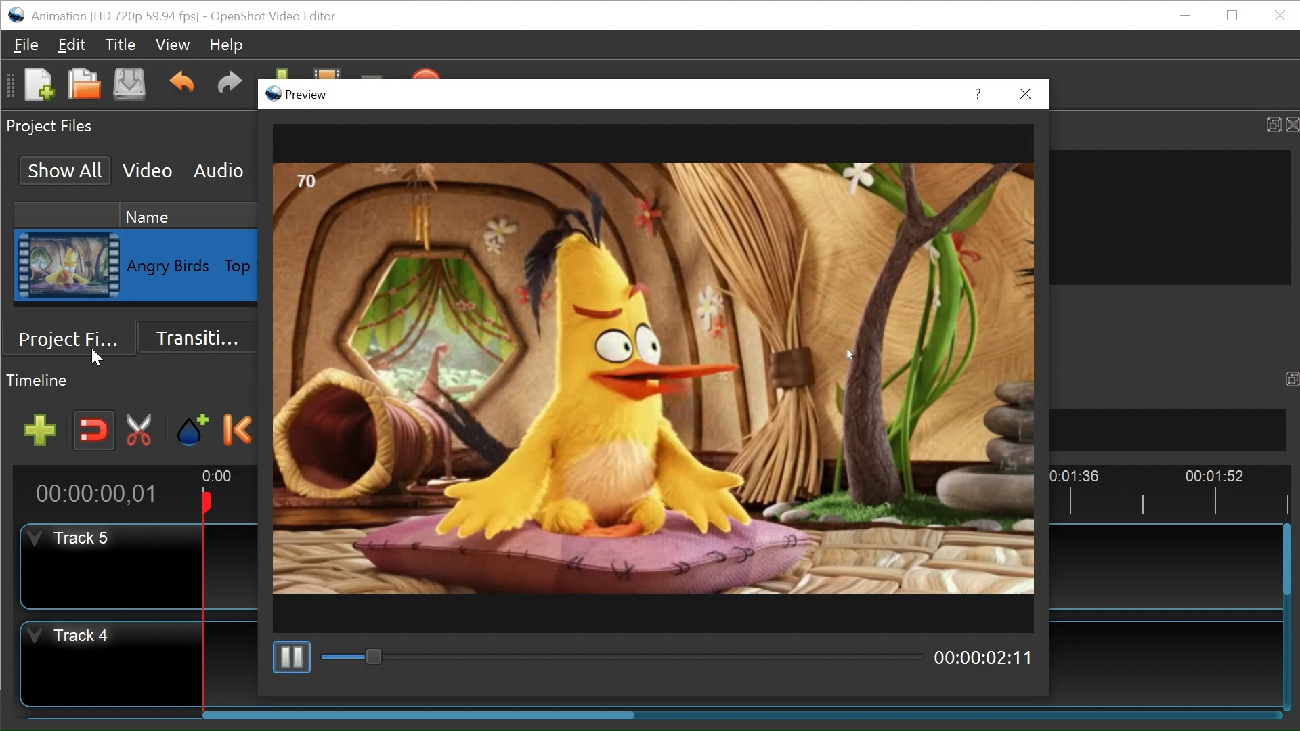 Image resolution: width=1300 pixels, height=731 pixels. What do you see at coordinates (239, 430) in the screenshot?
I see `Previous Marker` at bounding box center [239, 430].